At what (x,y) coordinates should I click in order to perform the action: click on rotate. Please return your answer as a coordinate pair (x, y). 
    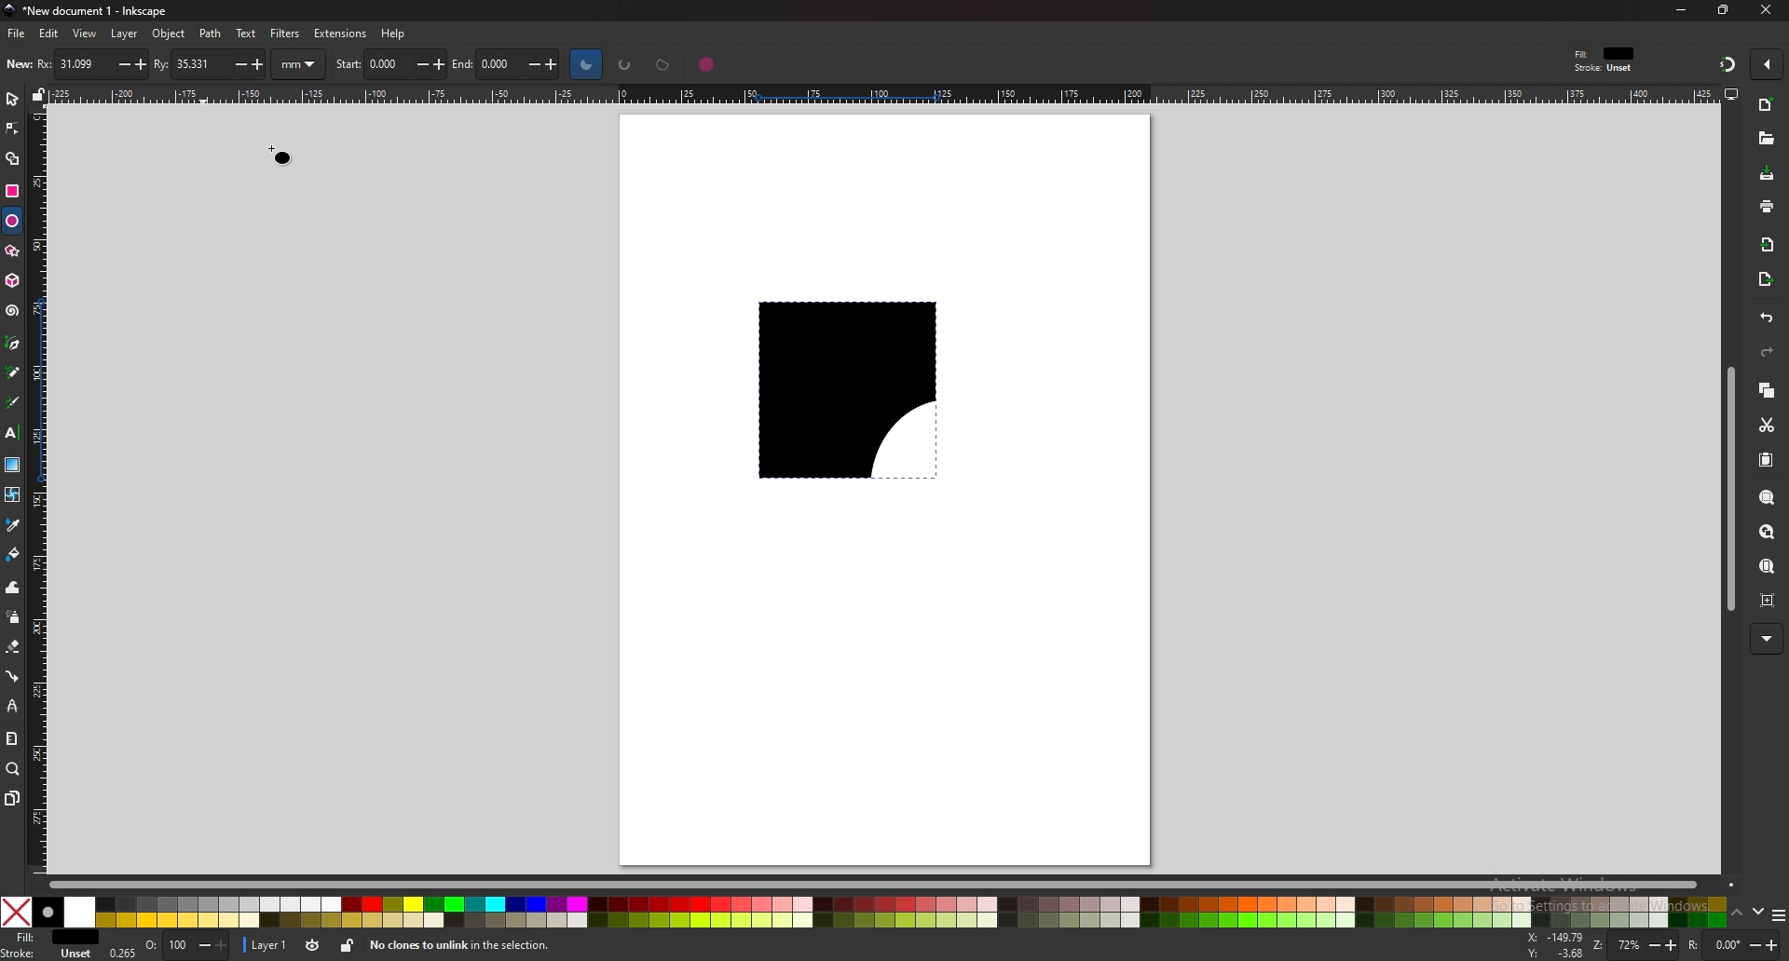
    Looking at the image, I should click on (1732, 945).